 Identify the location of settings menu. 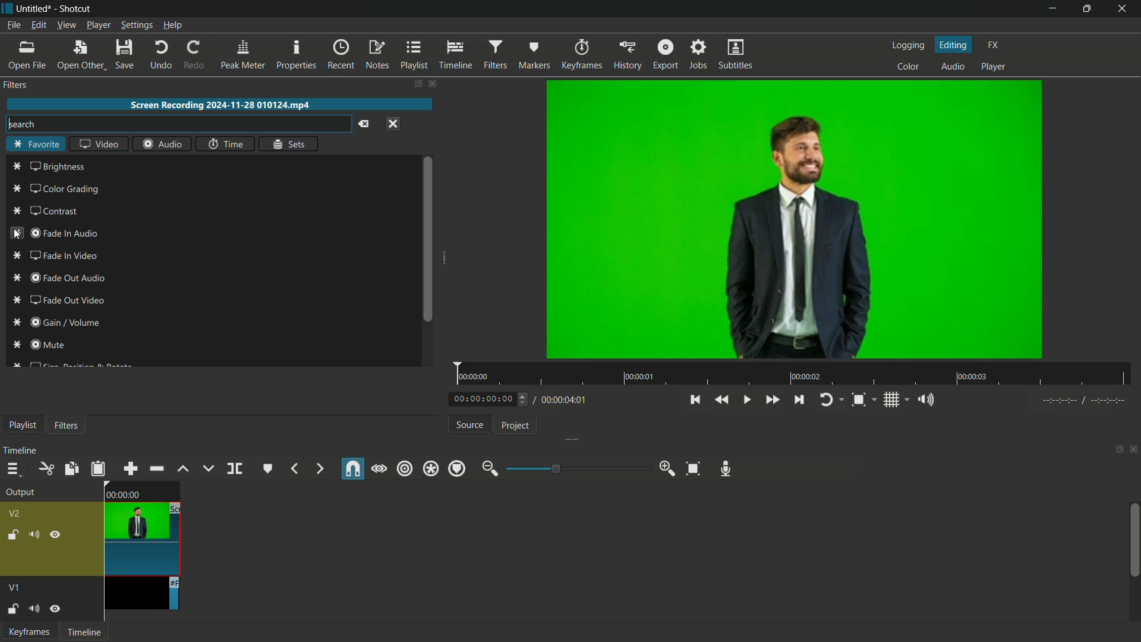
(136, 25).